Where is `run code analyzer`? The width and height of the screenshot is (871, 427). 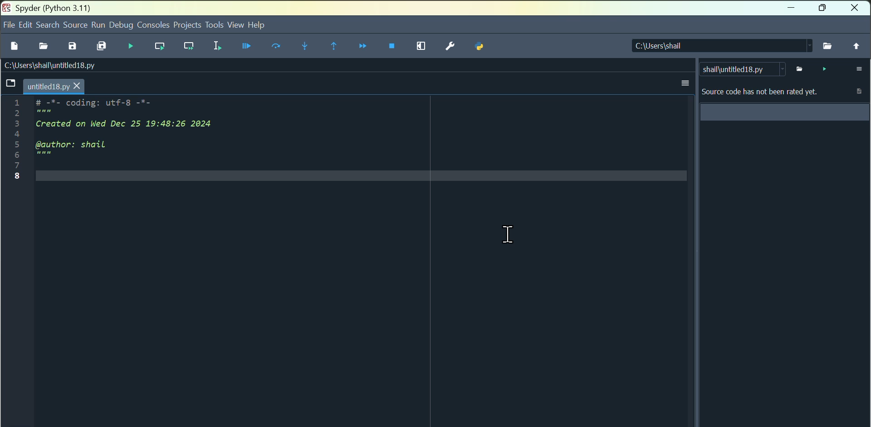 run code analyzer is located at coordinates (822, 68).